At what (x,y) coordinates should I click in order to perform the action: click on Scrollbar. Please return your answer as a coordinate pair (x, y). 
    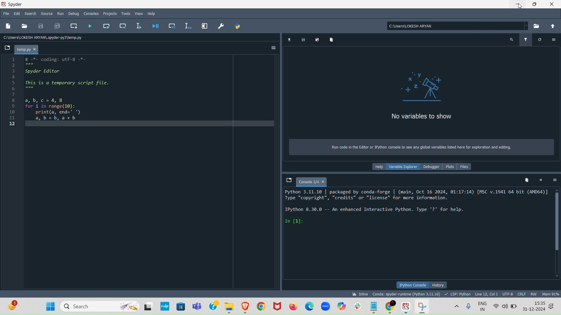
    Looking at the image, I should click on (558, 237).